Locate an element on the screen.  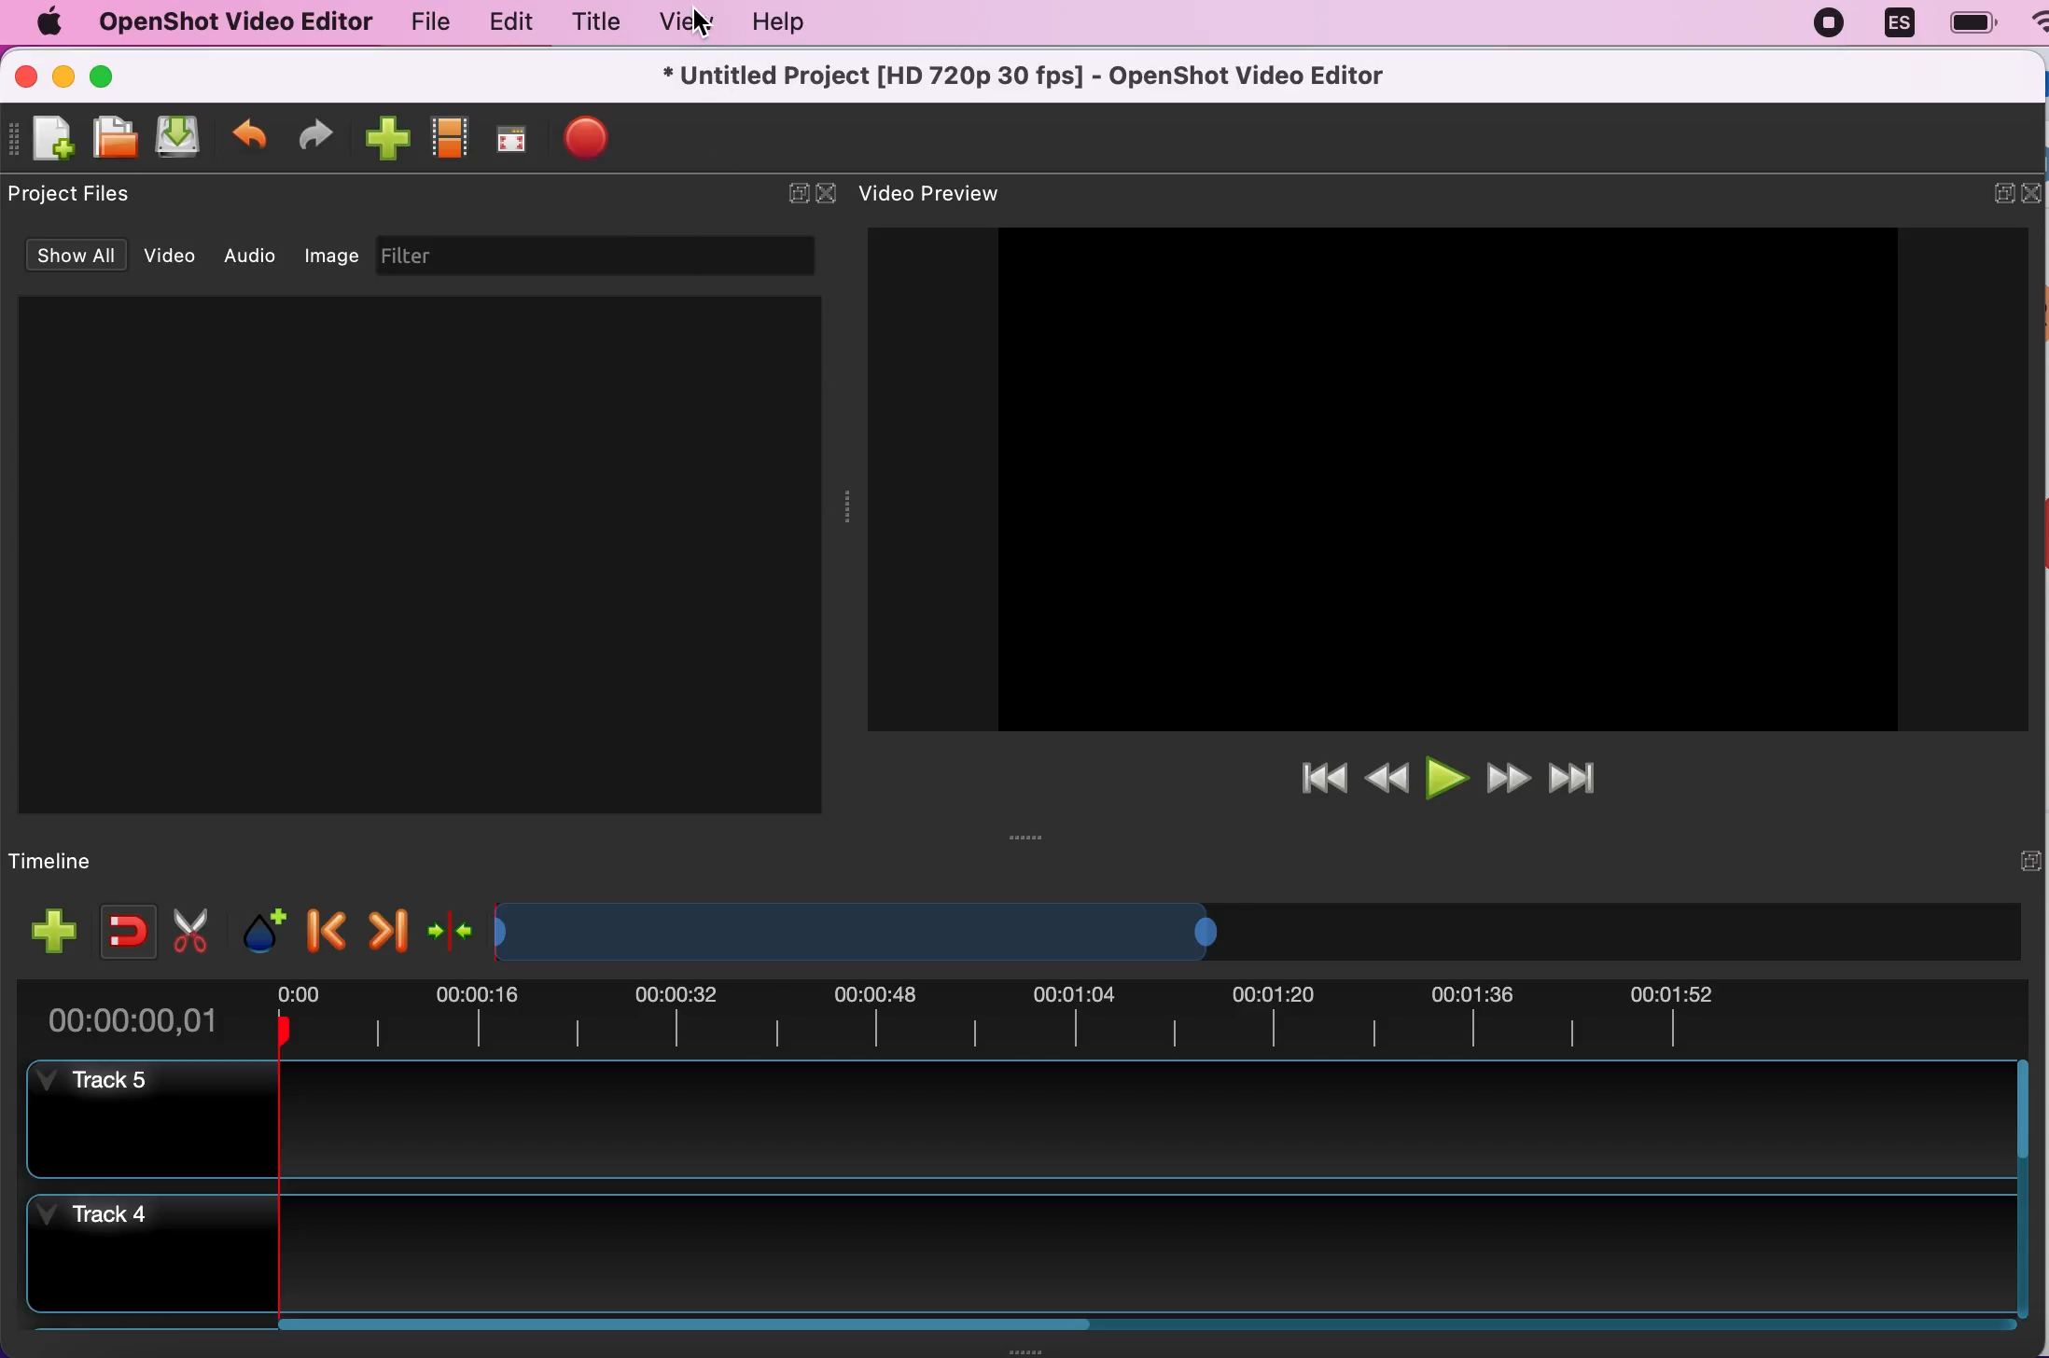
enable snapping is located at coordinates (121, 924).